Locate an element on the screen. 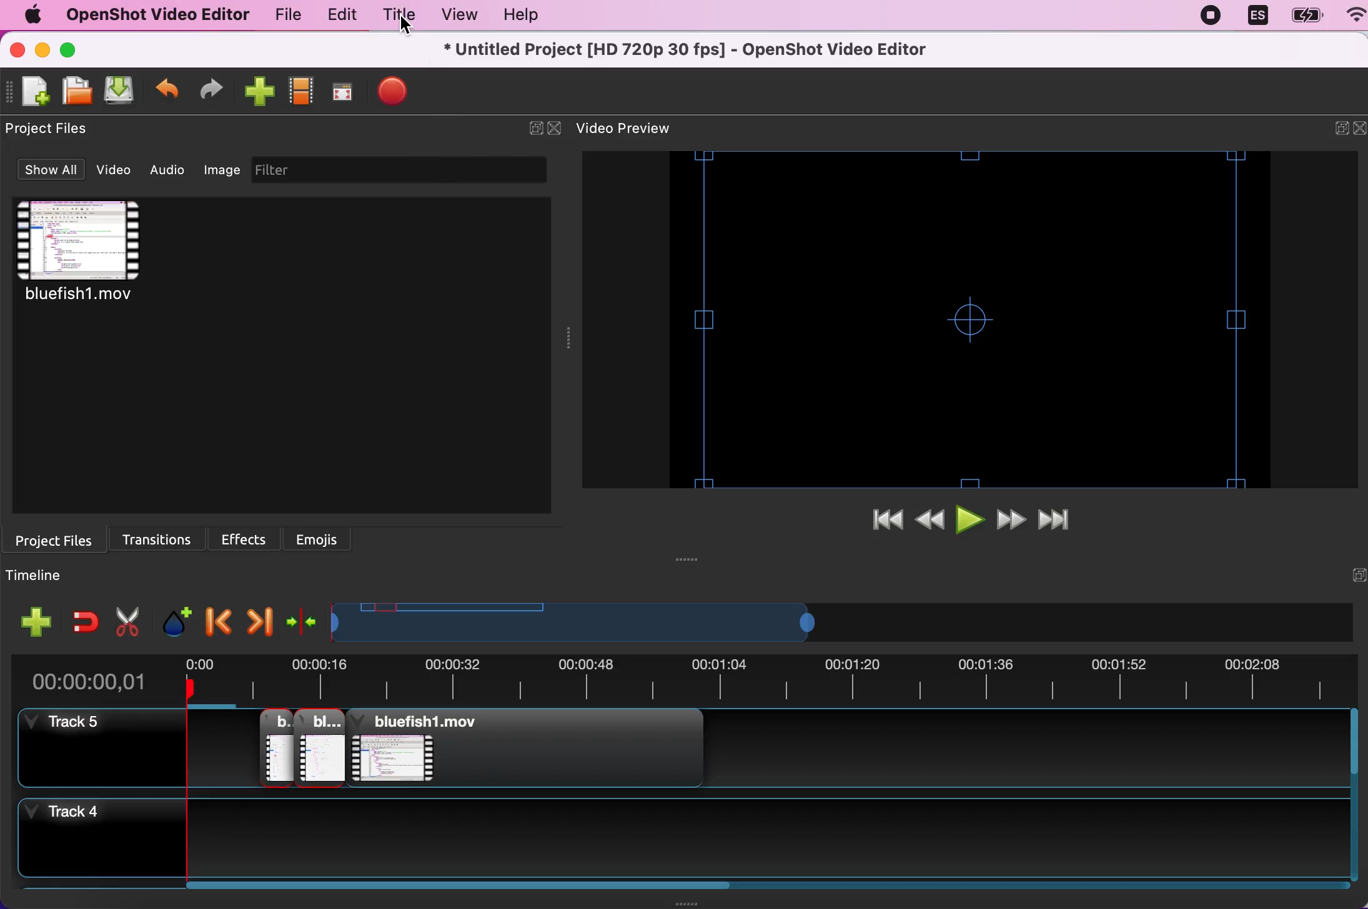  center the timeline is located at coordinates (303, 620).